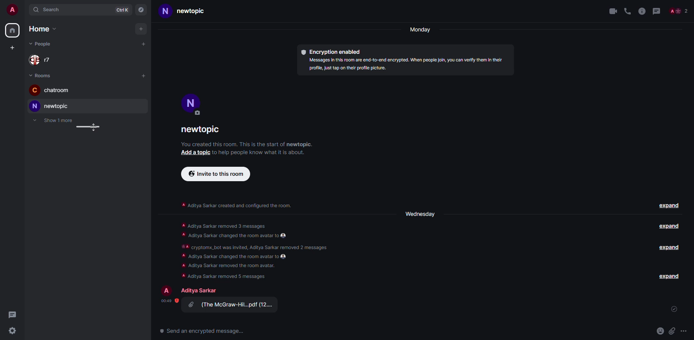  What do you see at coordinates (40, 75) in the screenshot?
I see `rooms` at bounding box center [40, 75].